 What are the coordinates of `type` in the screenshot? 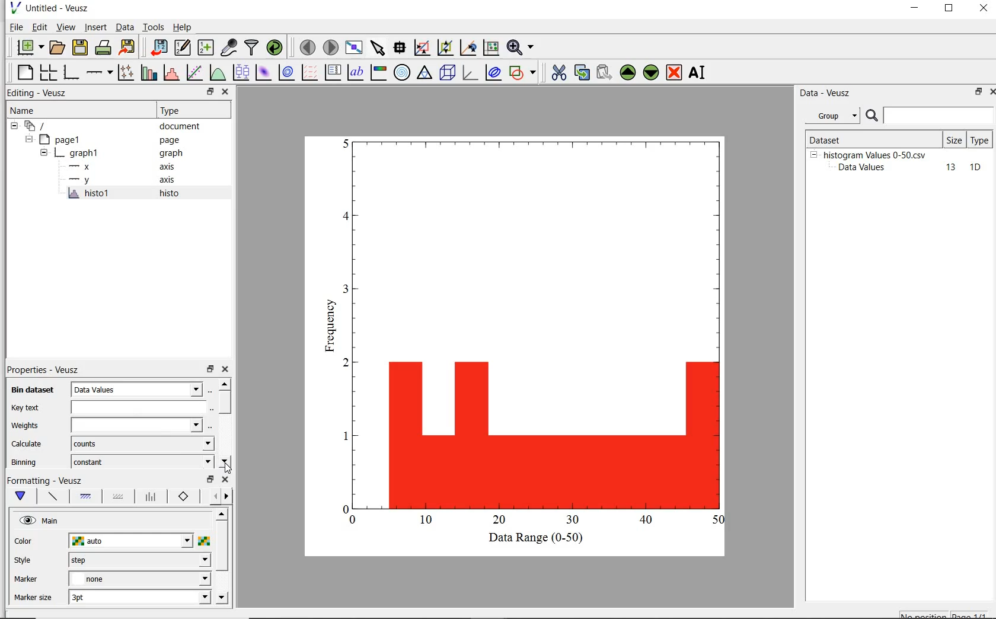 It's located at (981, 139).